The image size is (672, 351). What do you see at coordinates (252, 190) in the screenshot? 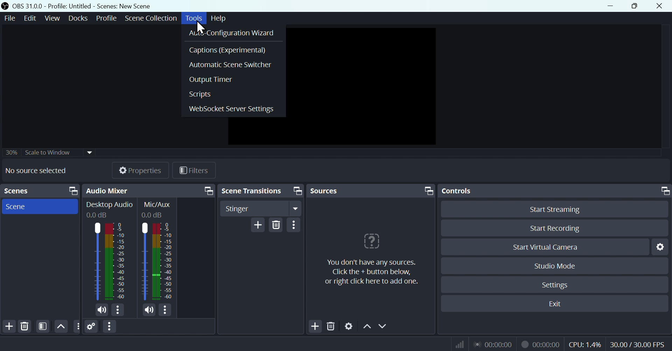
I see `Scene transitions` at bounding box center [252, 190].